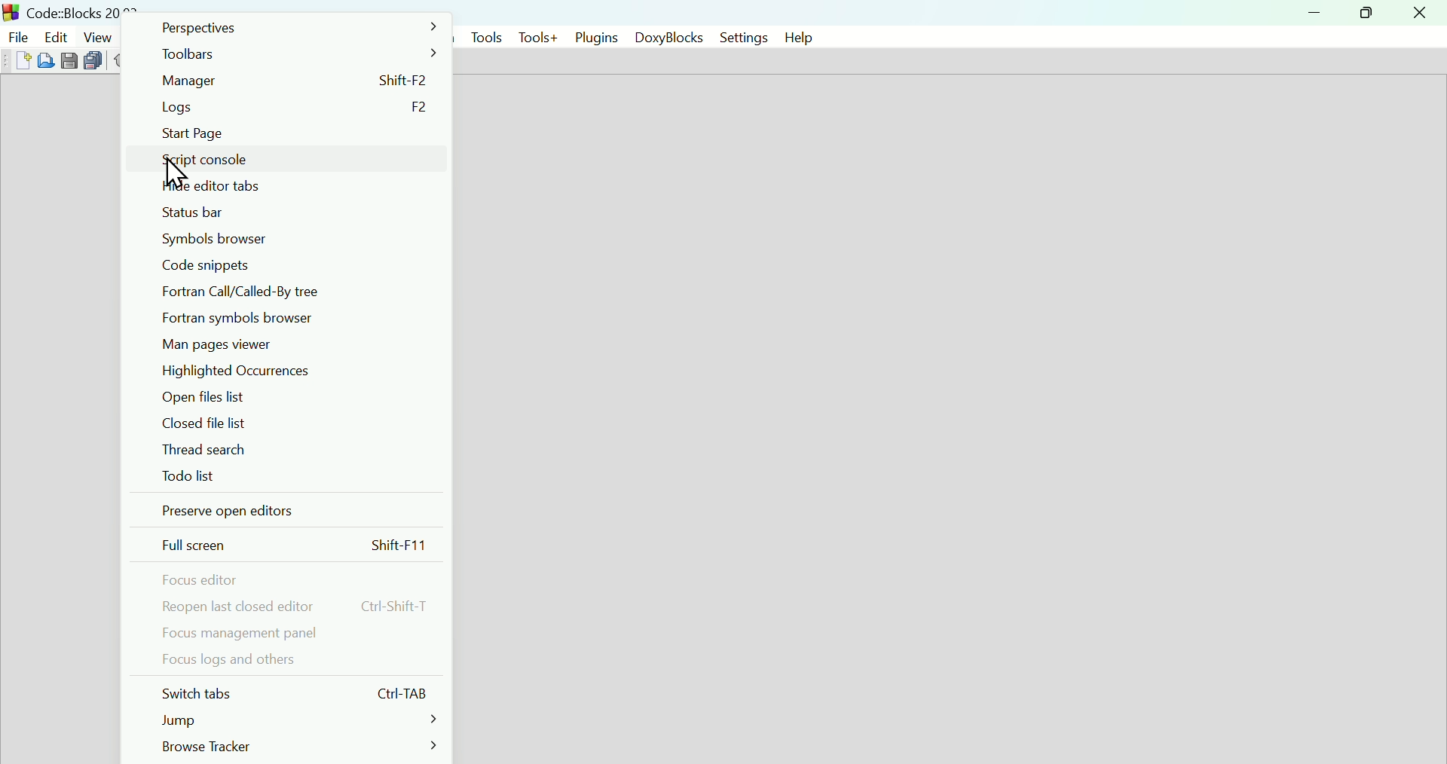 This screenshot has height=764, width=1447. I want to click on reopen last closed editor, so click(294, 607).